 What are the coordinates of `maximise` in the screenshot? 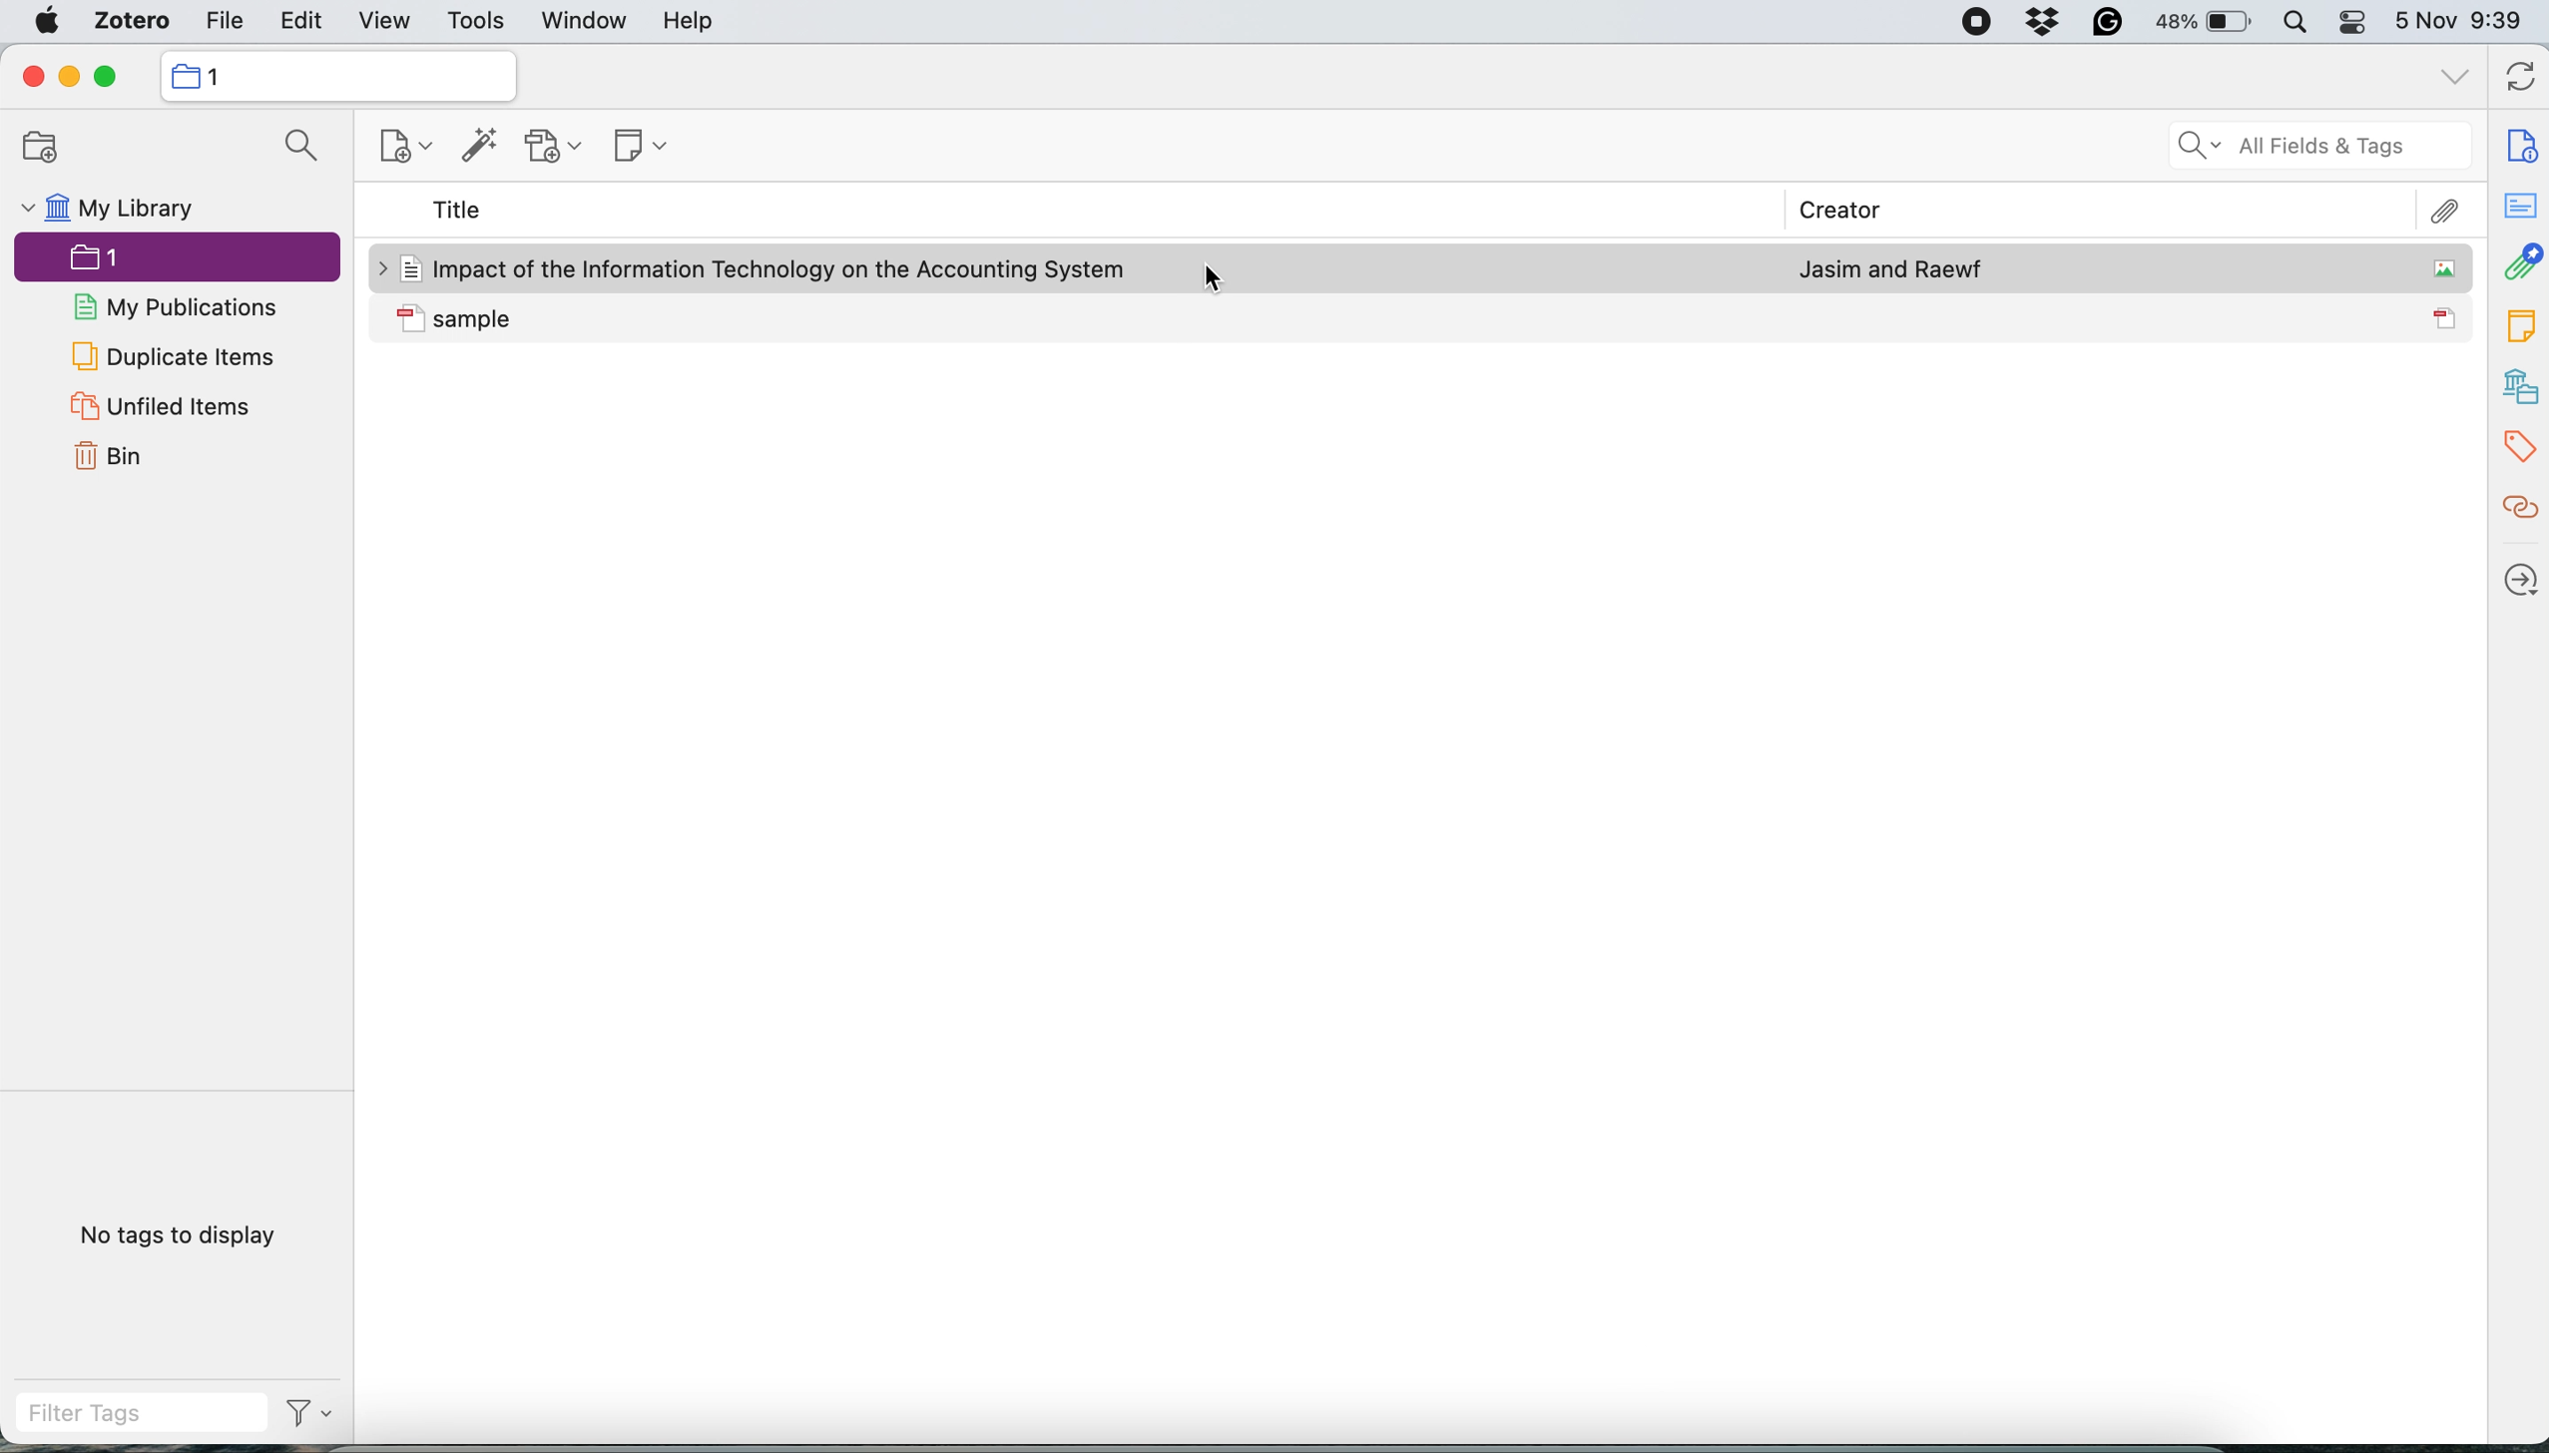 It's located at (107, 77).